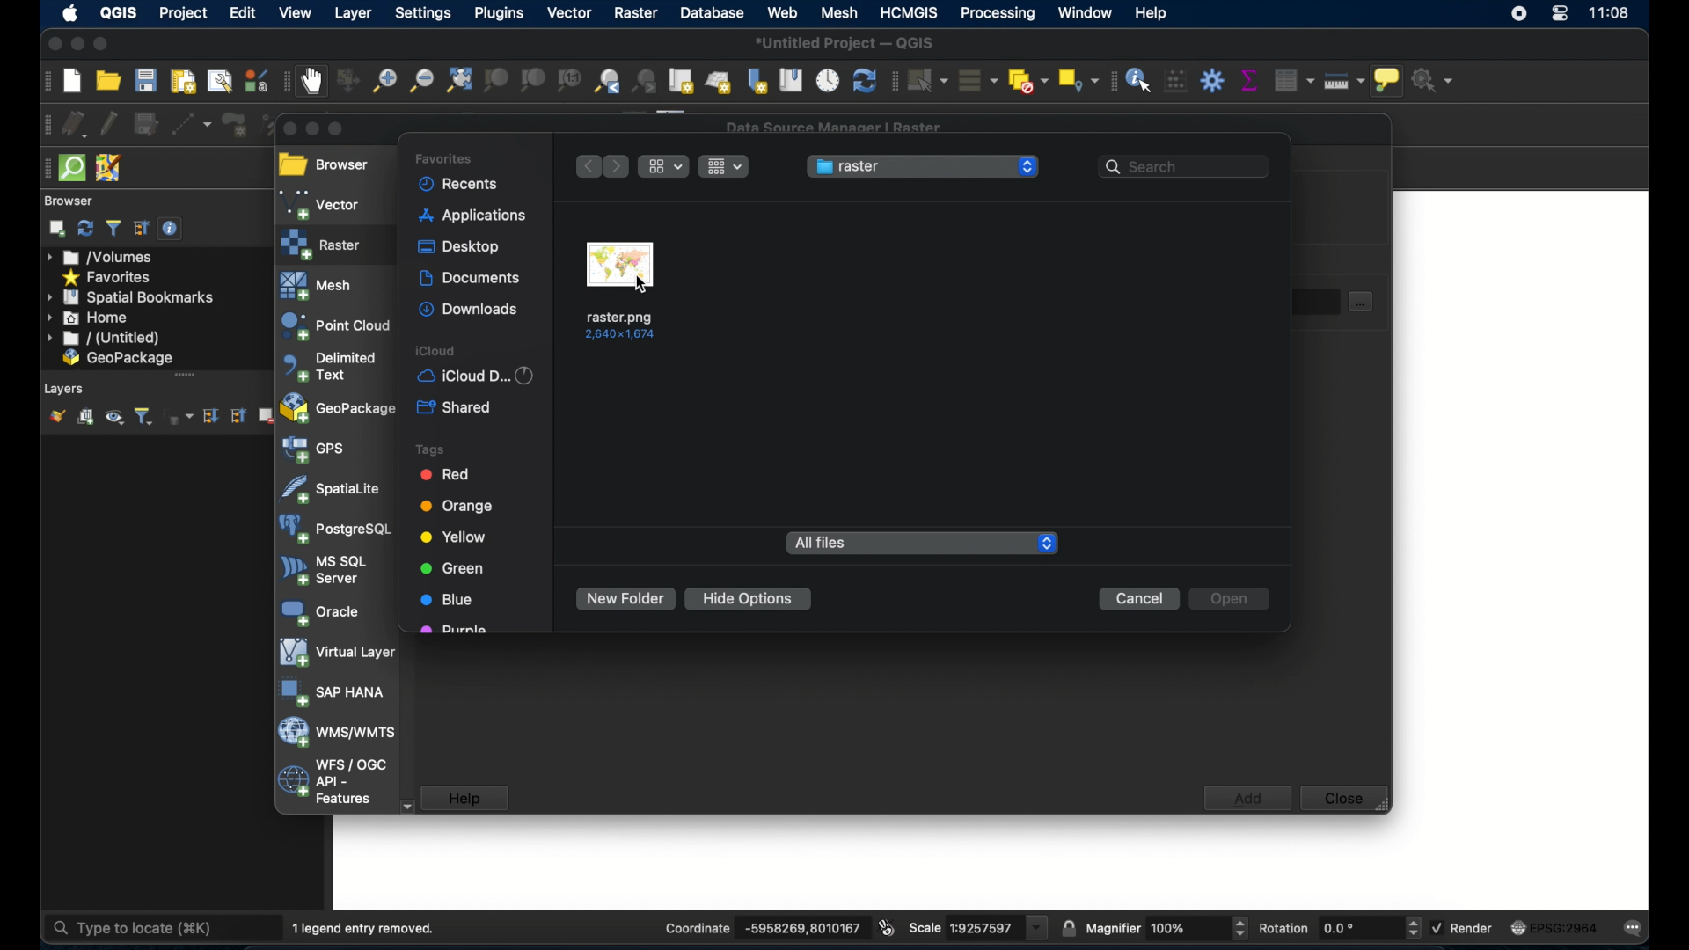 This screenshot has width=1689, height=950. Describe the element at coordinates (620, 317) in the screenshot. I see `name` at that location.